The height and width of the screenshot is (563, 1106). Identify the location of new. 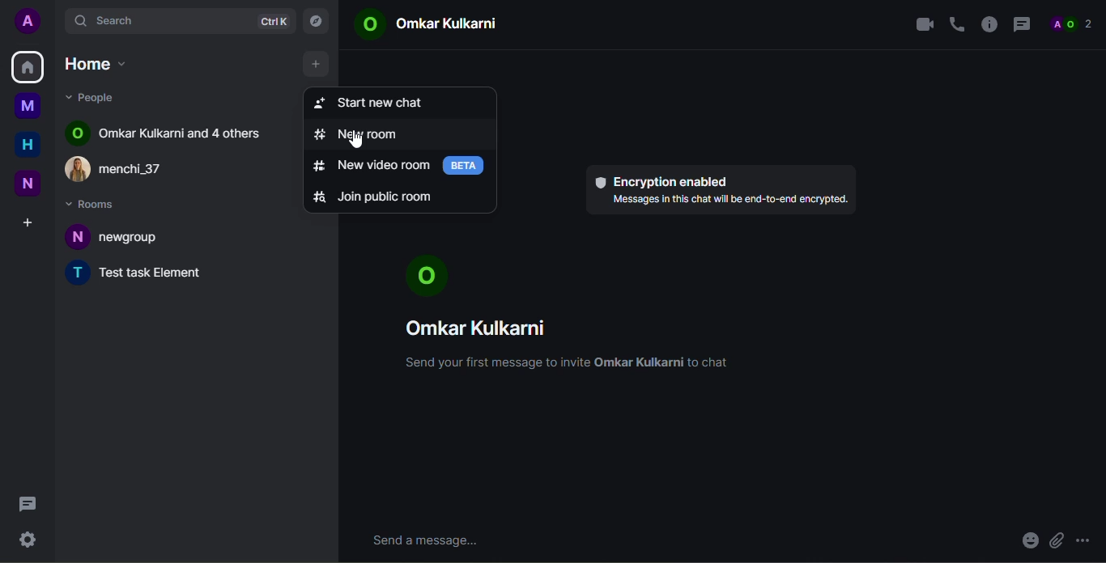
(28, 184).